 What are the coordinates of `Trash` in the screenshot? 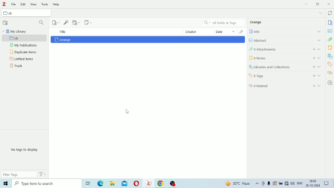 It's located at (16, 66).